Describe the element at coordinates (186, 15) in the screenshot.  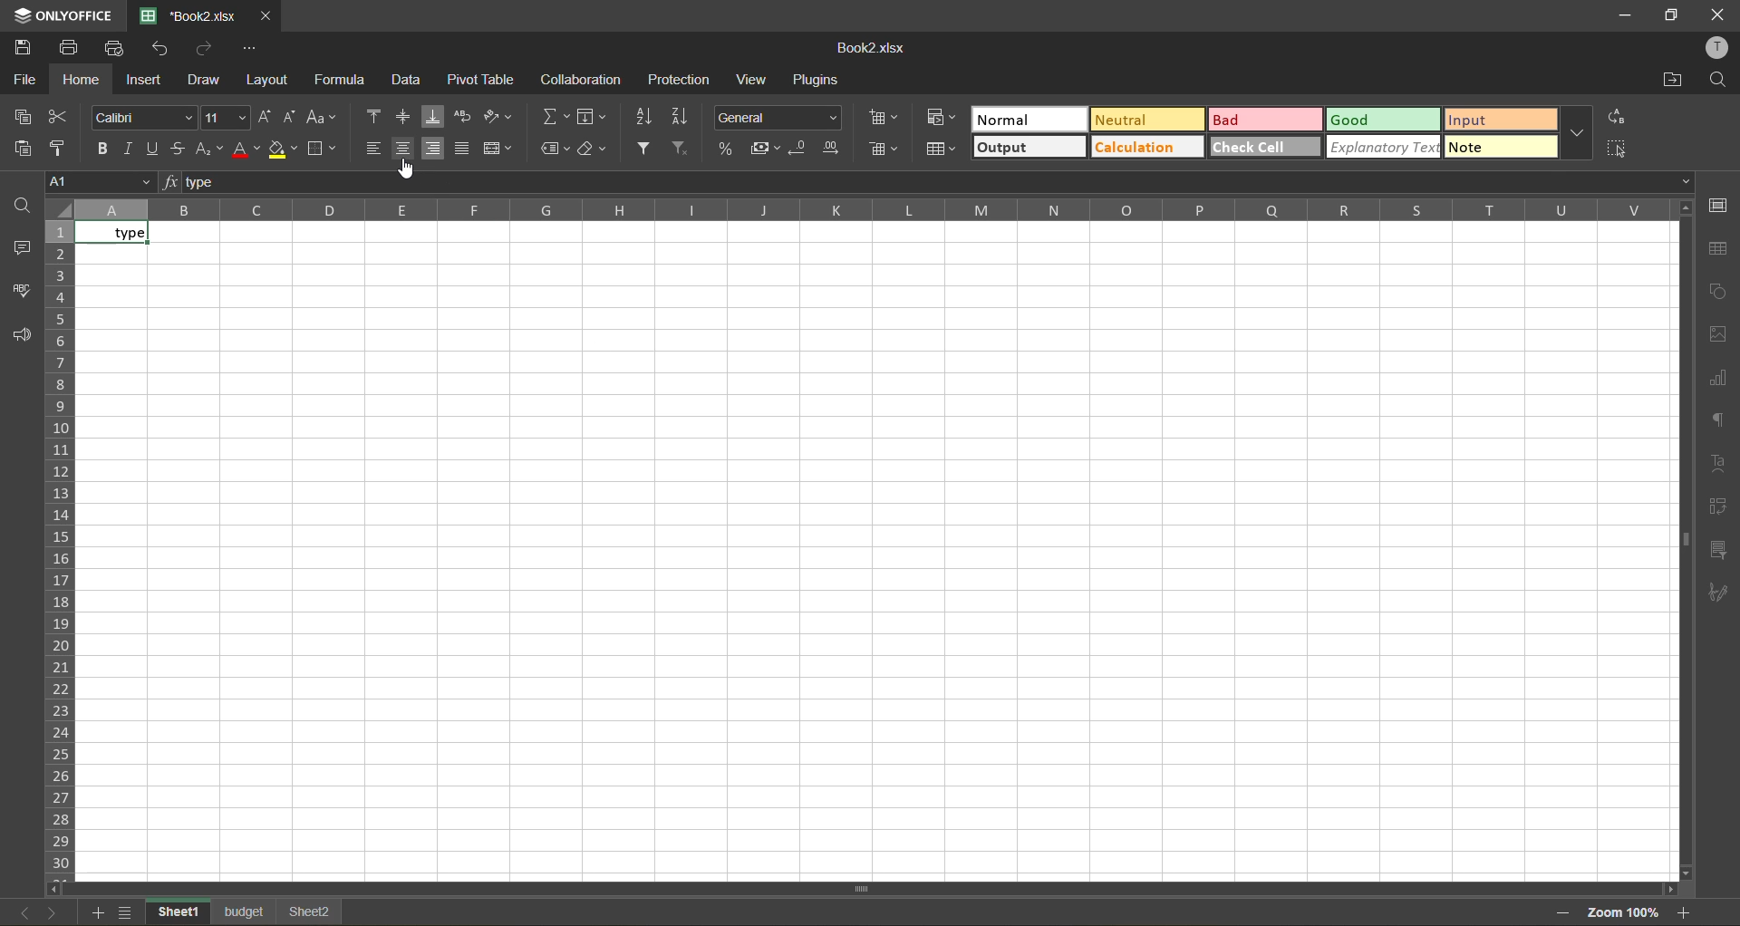
I see `Book2.xlsx` at that location.